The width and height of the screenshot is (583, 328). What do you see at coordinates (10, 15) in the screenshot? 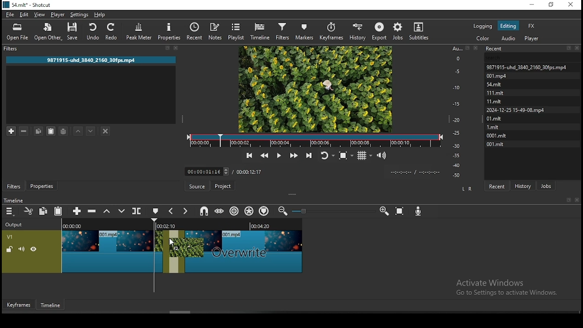
I see `file` at bounding box center [10, 15].